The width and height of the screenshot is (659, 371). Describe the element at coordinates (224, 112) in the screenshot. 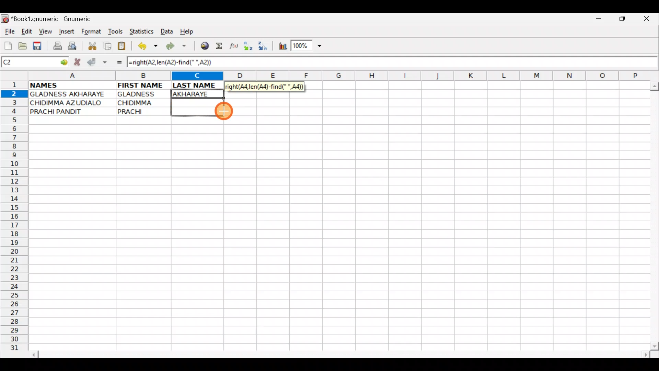

I see `Cursor on cell C5` at that location.